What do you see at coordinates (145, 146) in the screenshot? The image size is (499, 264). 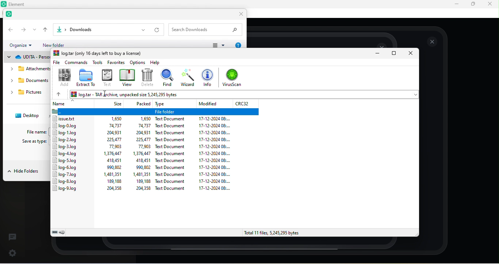 I see `77.903` at bounding box center [145, 146].